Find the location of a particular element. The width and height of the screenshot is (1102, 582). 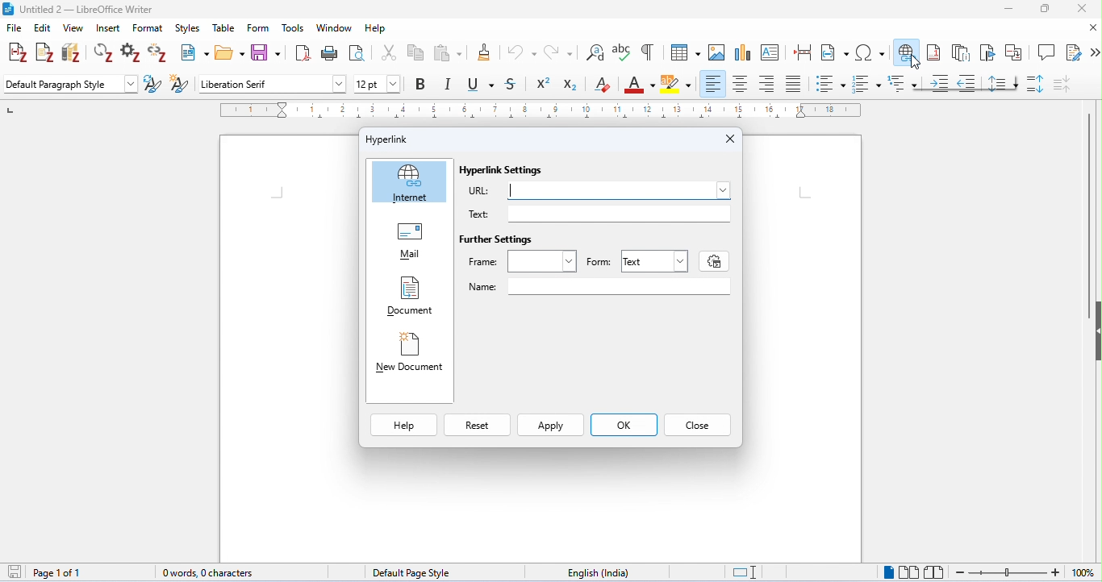

align right is located at coordinates (768, 83).